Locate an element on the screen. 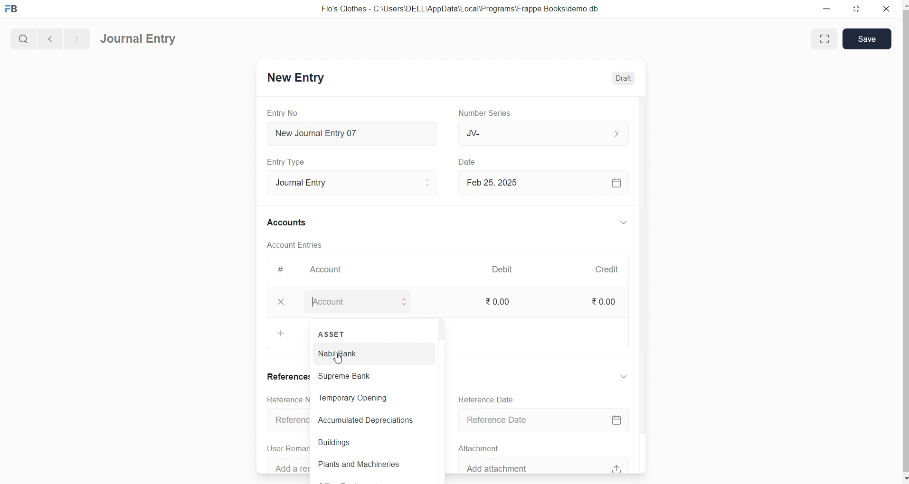 This screenshot has height=484, width=909. Add attachment is located at coordinates (549, 465).